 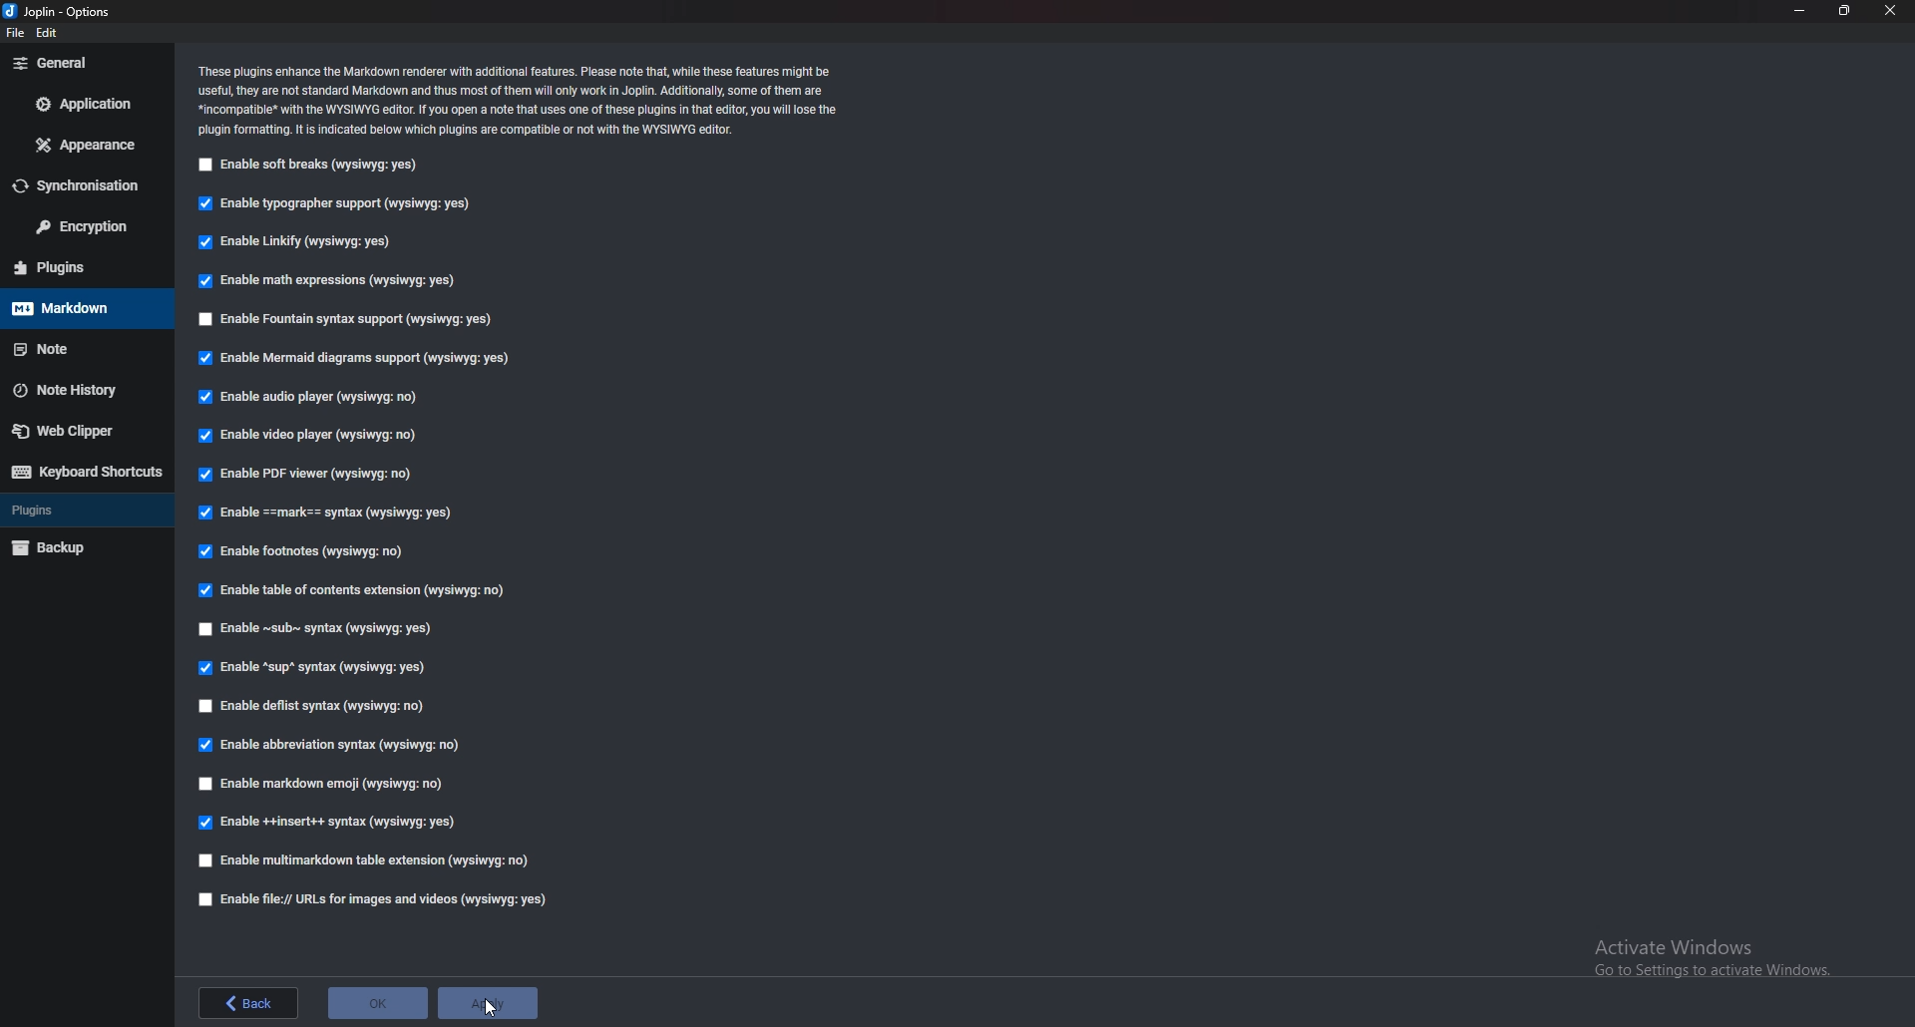 I want to click on enable Sup syntax, so click(x=309, y=666).